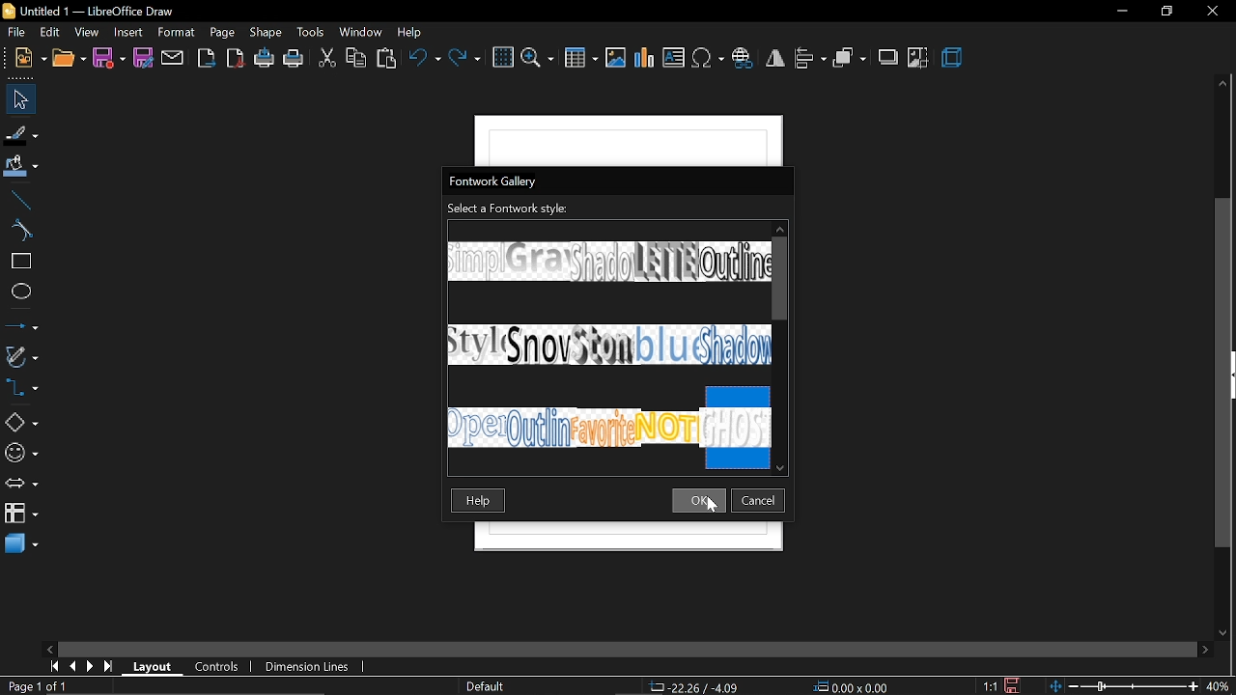 This screenshot has height=695, width=1236. I want to click on open, so click(69, 58).